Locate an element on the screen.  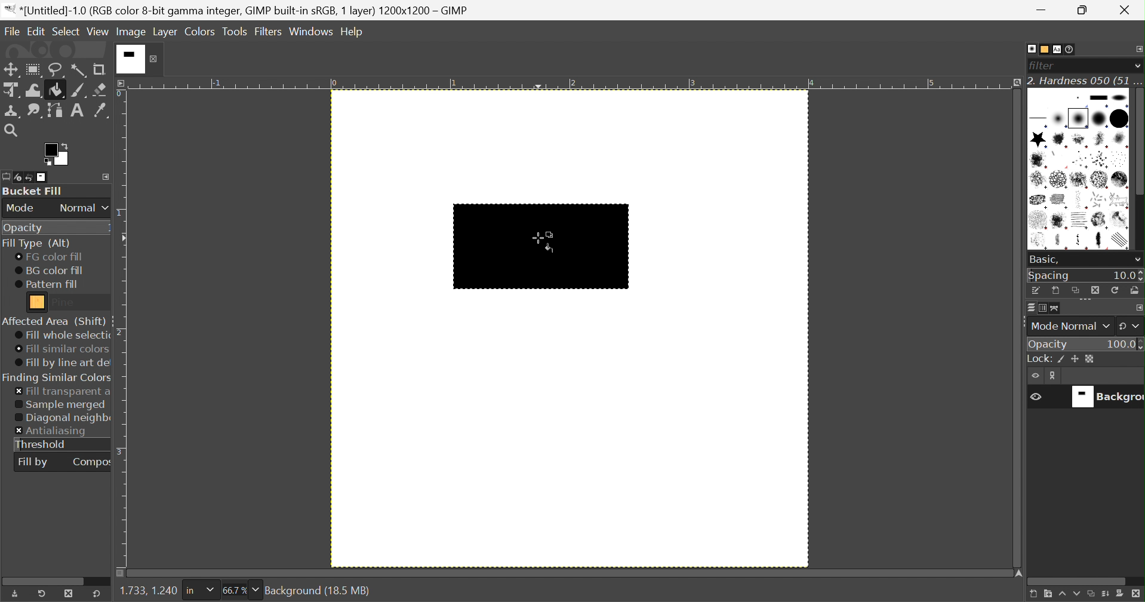
Acrylic is located at coordinates (1061, 140).